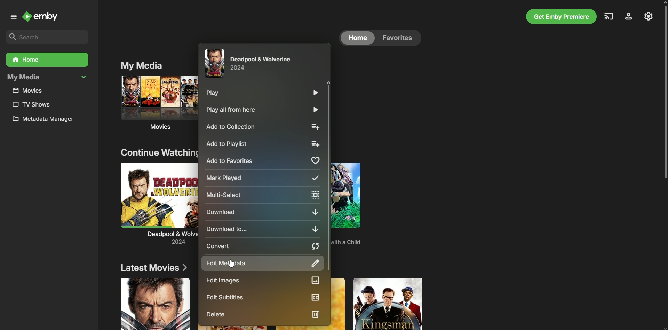  I want to click on Play all from here, so click(263, 110).